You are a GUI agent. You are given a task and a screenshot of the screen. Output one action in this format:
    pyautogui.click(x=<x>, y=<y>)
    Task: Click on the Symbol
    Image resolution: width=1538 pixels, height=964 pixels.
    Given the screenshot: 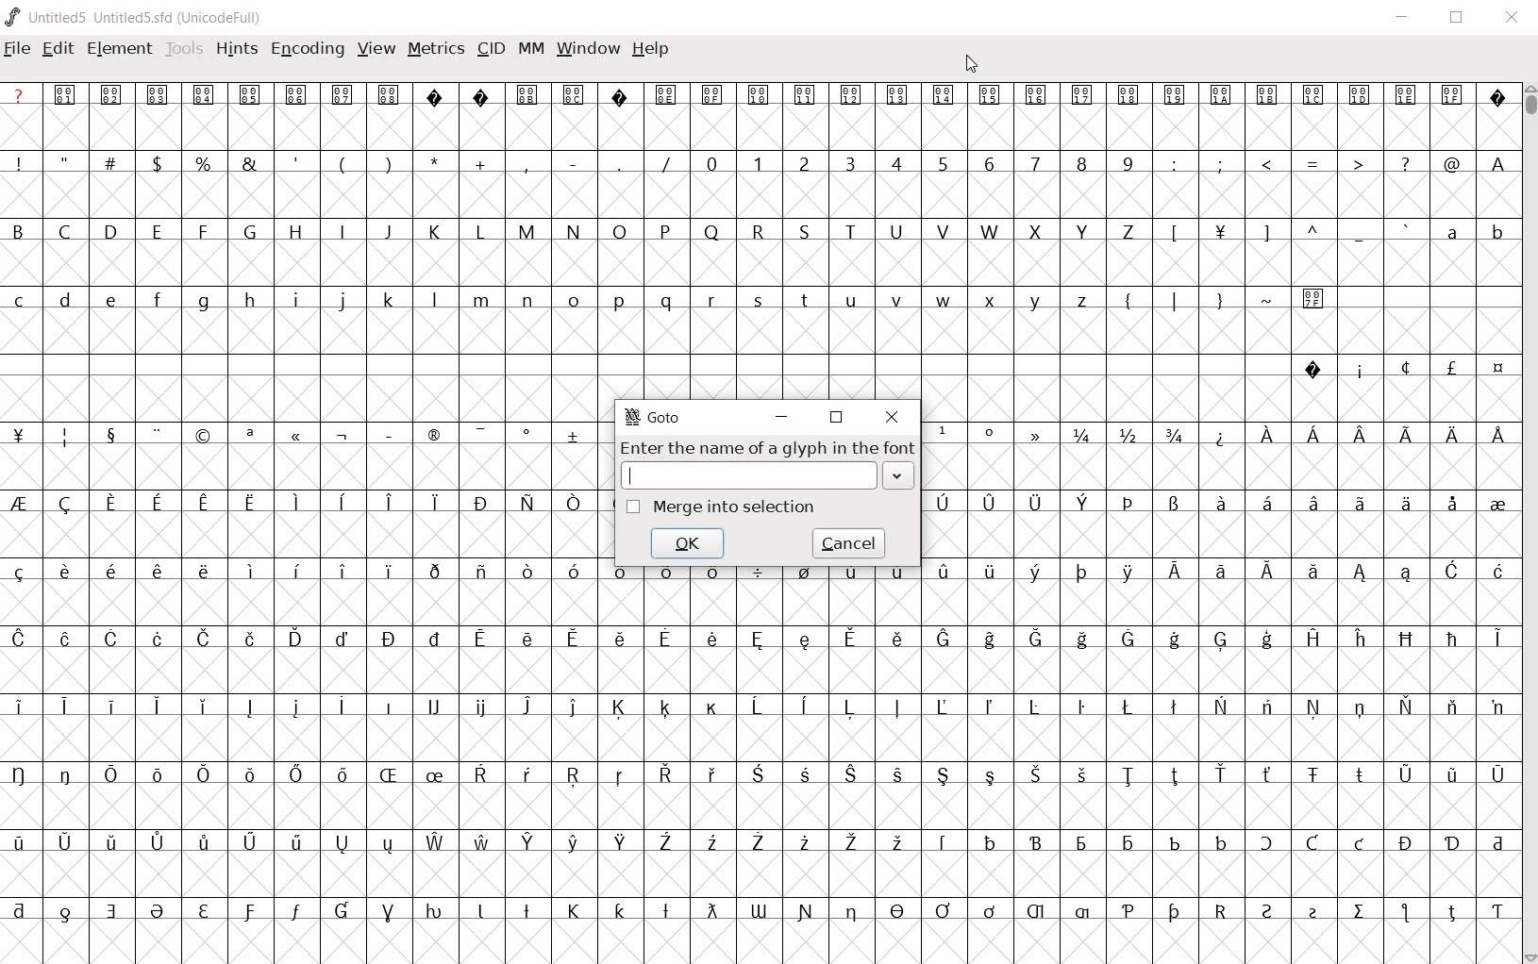 What is the action you would take?
    pyautogui.click(x=388, y=504)
    